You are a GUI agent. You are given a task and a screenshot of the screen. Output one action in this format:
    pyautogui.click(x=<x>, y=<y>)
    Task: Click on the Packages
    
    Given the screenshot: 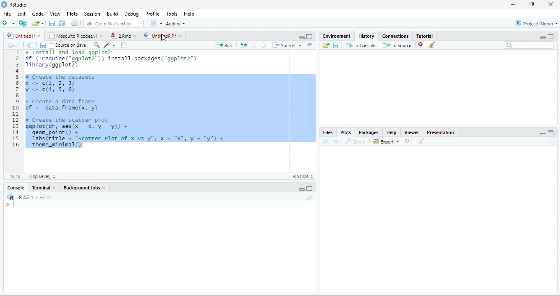 What is the action you would take?
    pyautogui.click(x=368, y=132)
    